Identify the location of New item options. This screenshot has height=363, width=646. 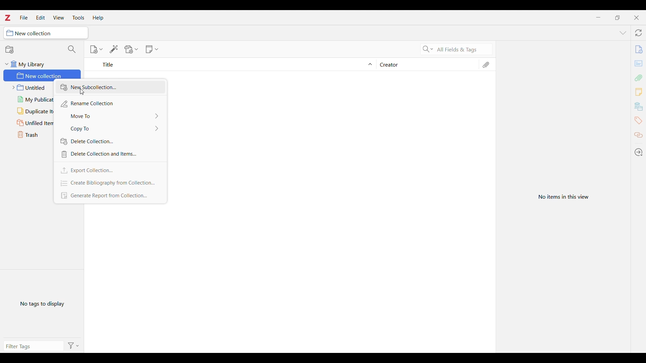
(96, 49).